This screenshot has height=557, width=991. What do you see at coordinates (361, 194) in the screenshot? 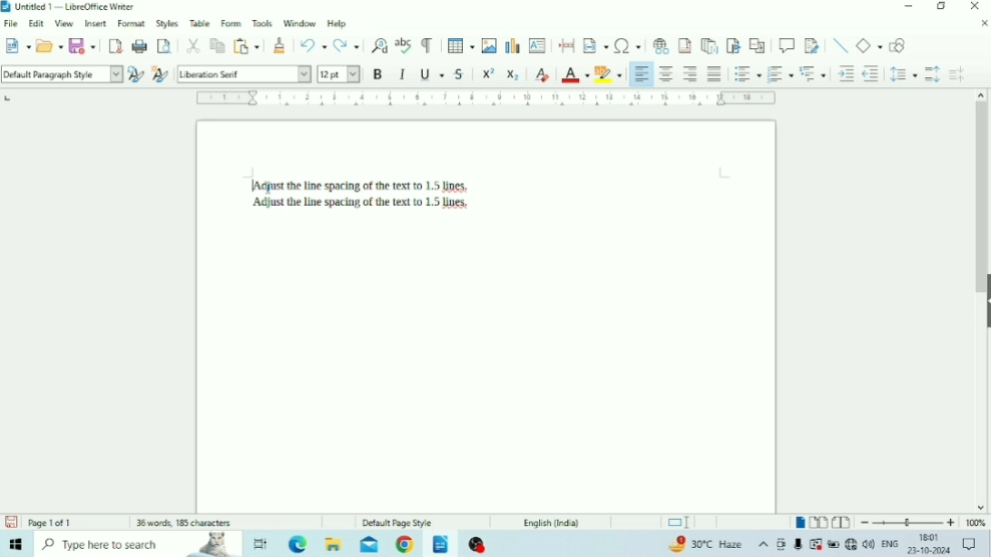
I see `Text` at bounding box center [361, 194].